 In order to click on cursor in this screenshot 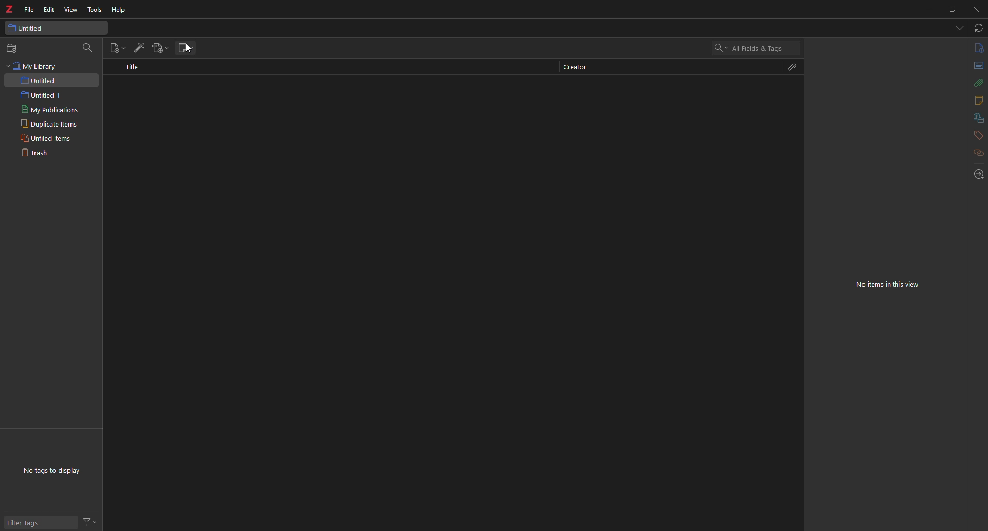, I will do `click(191, 52)`.